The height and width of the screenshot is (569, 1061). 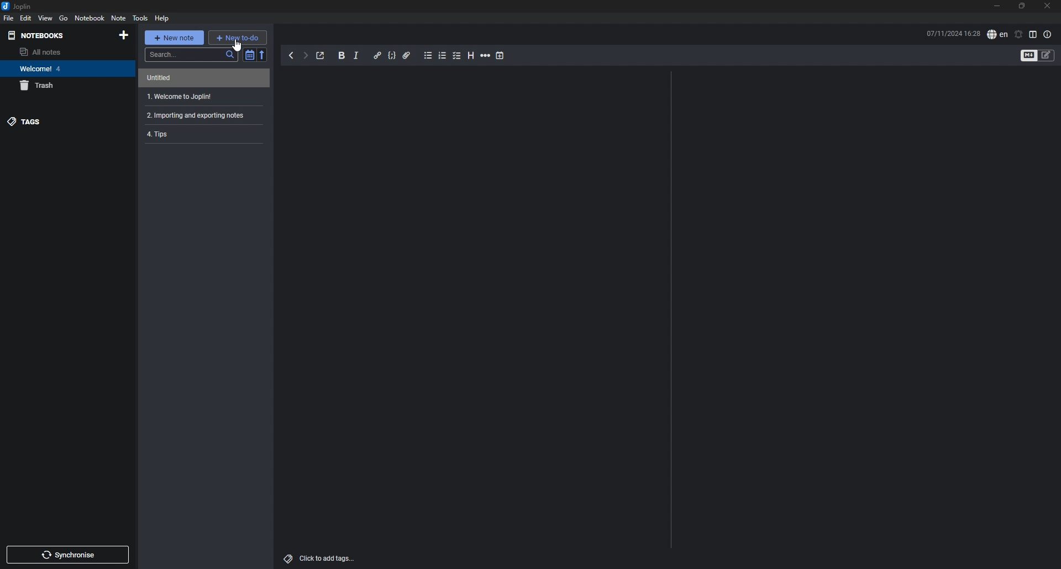 What do you see at coordinates (118, 18) in the screenshot?
I see `note` at bounding box center [118, 18].